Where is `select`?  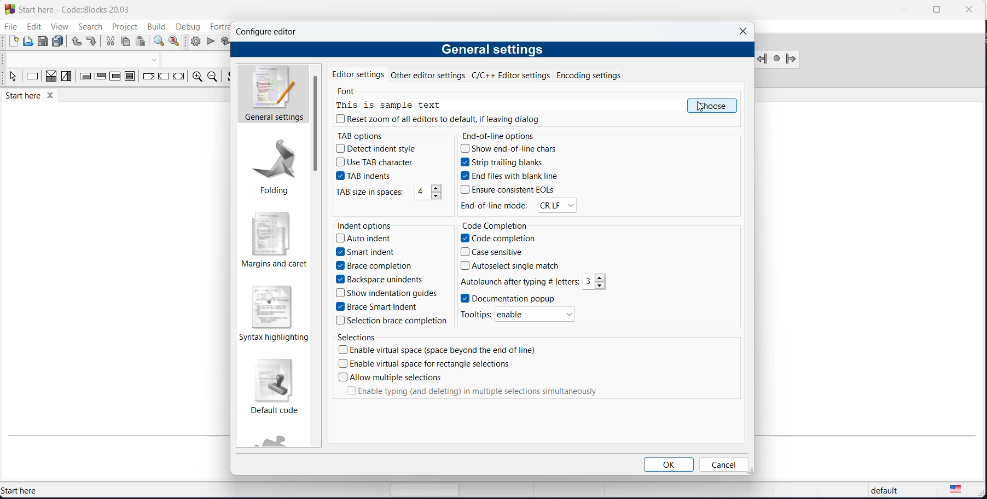
select is located at coordinates (11, 78).